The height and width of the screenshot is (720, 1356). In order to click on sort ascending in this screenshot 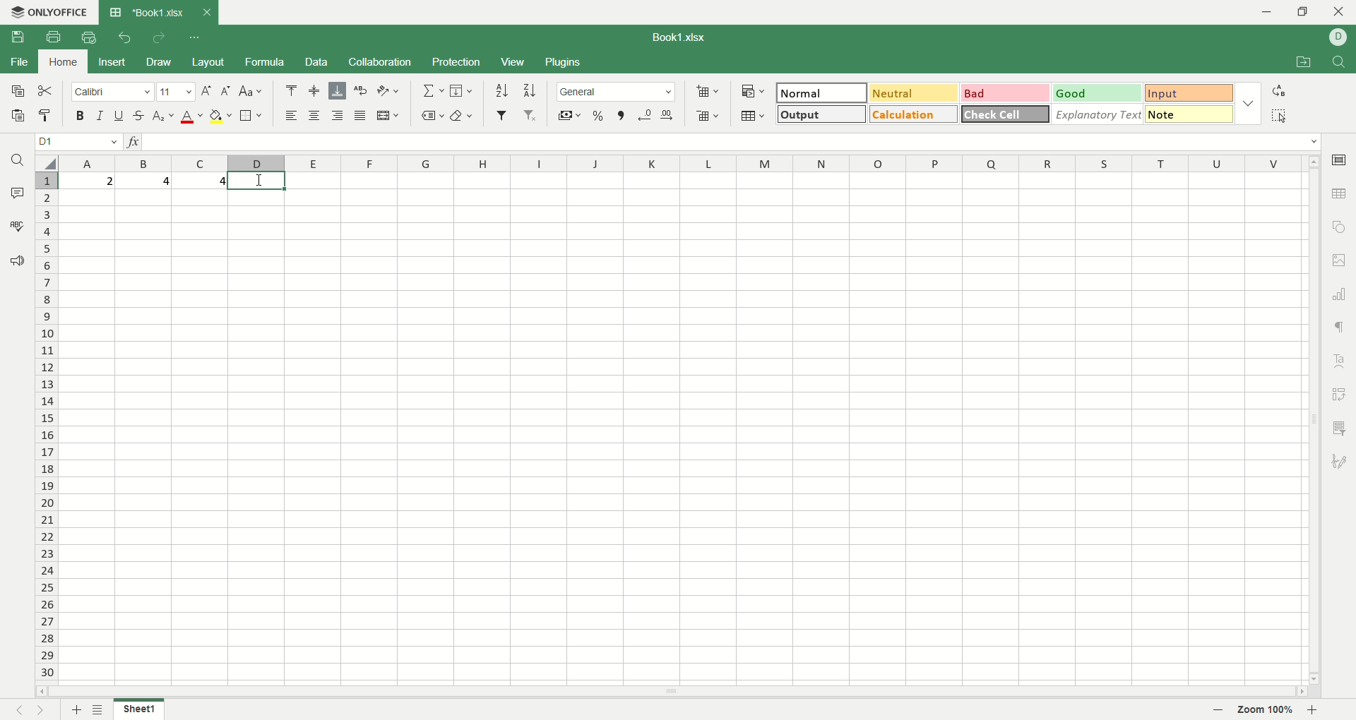, I will do `click(501, 90)`.